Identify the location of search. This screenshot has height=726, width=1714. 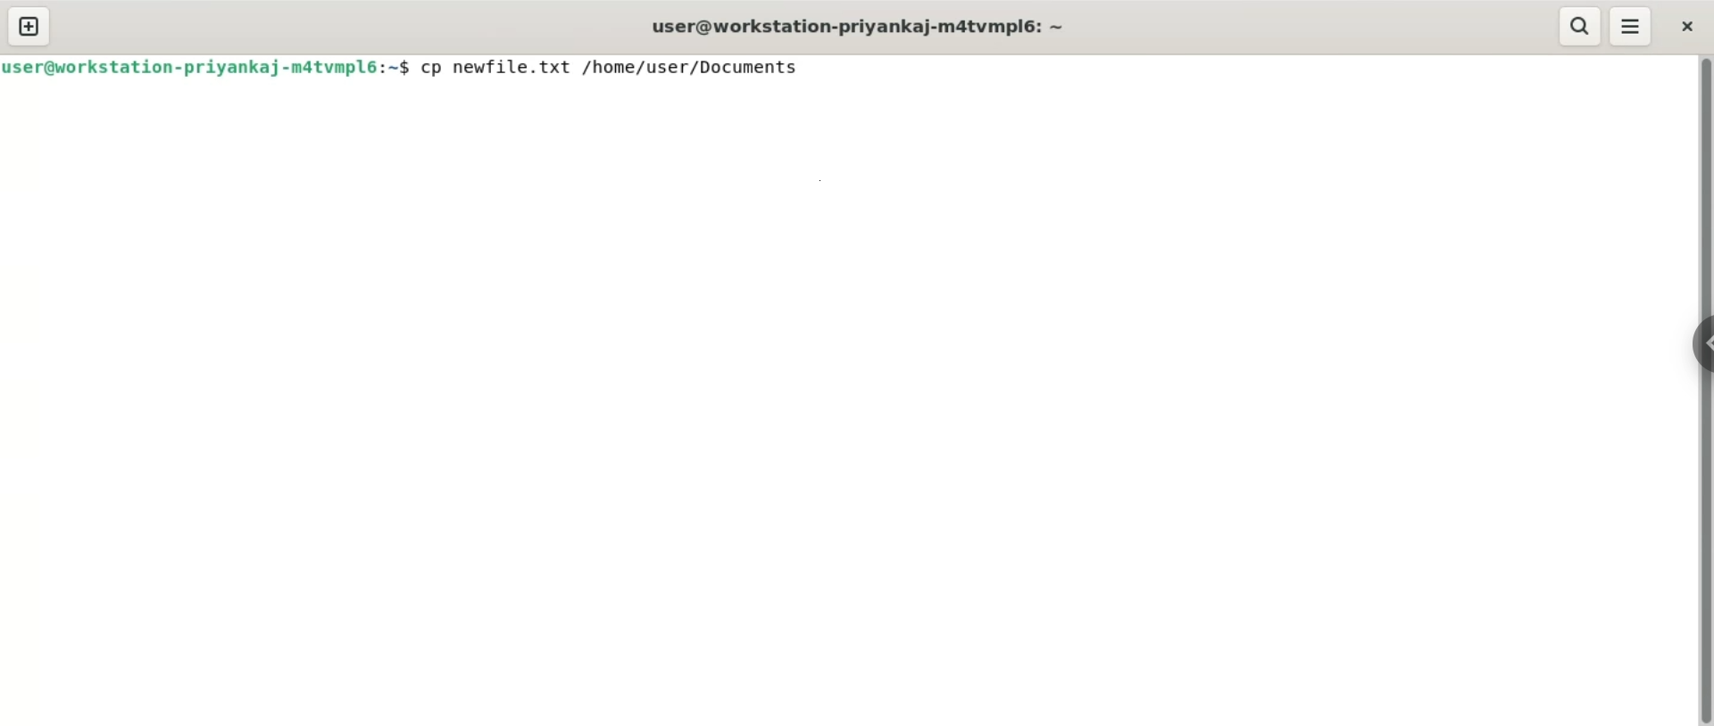
(1581, 26).